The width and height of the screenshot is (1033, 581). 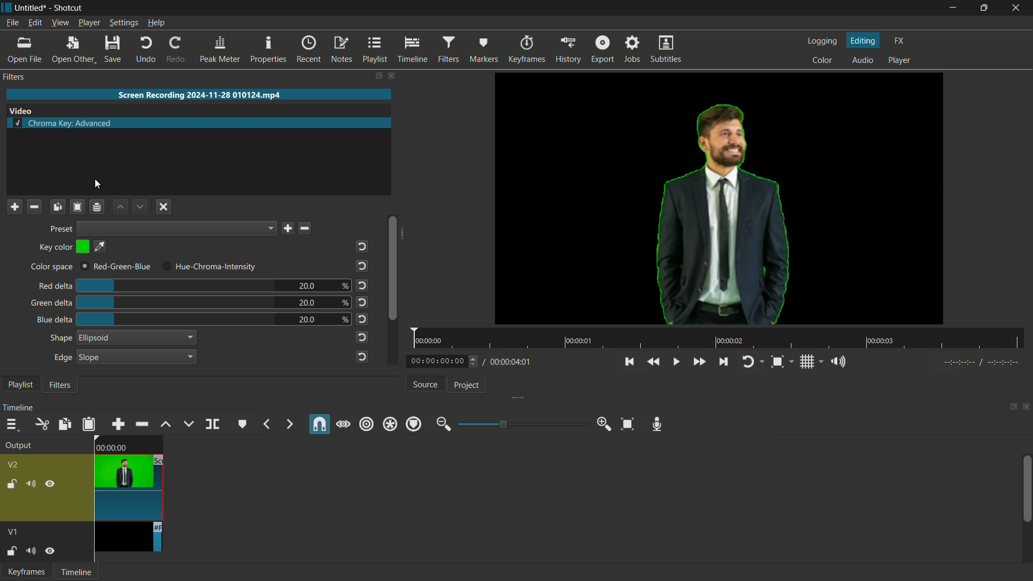 What do you see at coordinates (34, 23) in the screenshot?
I see `edit menu` at bounding box center [34, 23].